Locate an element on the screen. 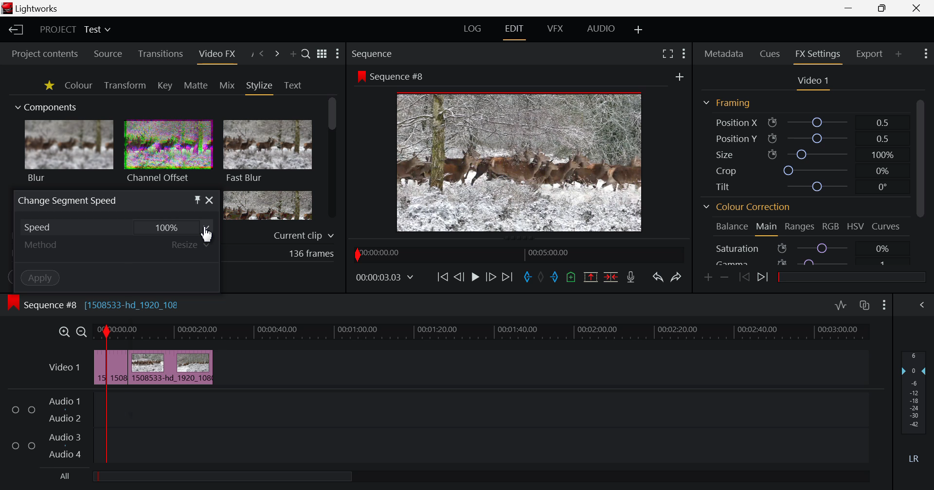 Image resolution: width=934 pixels, height=490 pixels. Transitions is located at coordinates (160, 54).